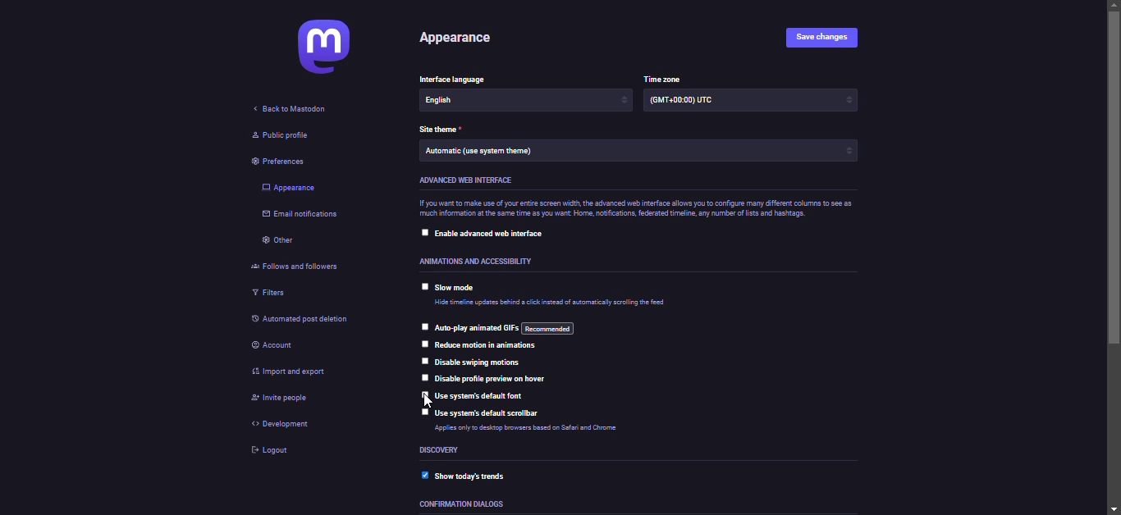 The image size is (1121, 515). I want to click on enabled, so click(418, 476).